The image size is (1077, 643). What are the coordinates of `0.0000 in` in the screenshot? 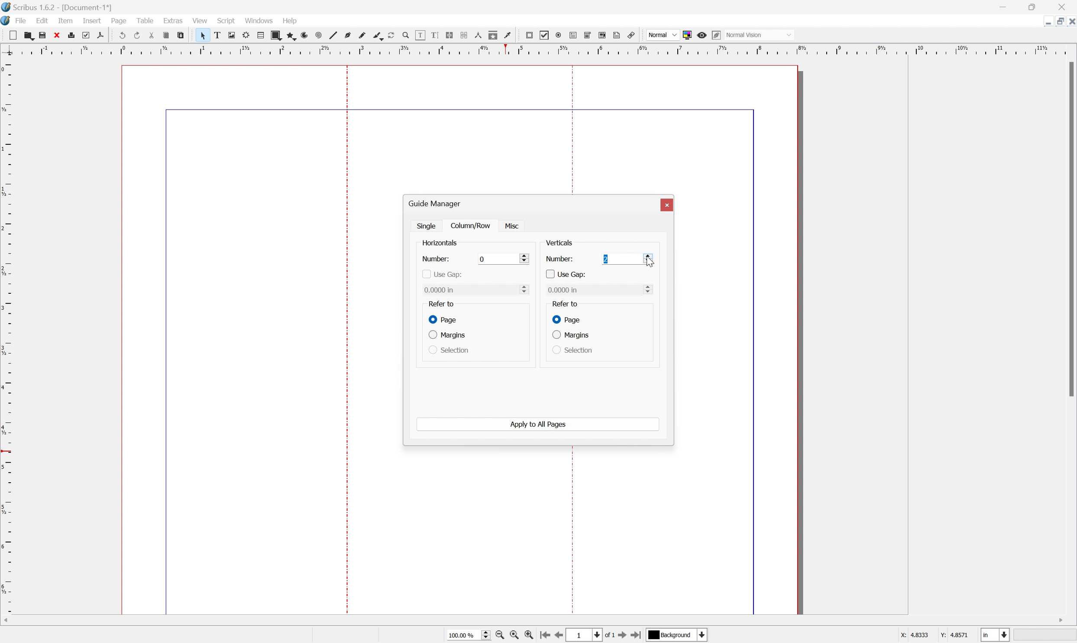 It's located at (601, 290).